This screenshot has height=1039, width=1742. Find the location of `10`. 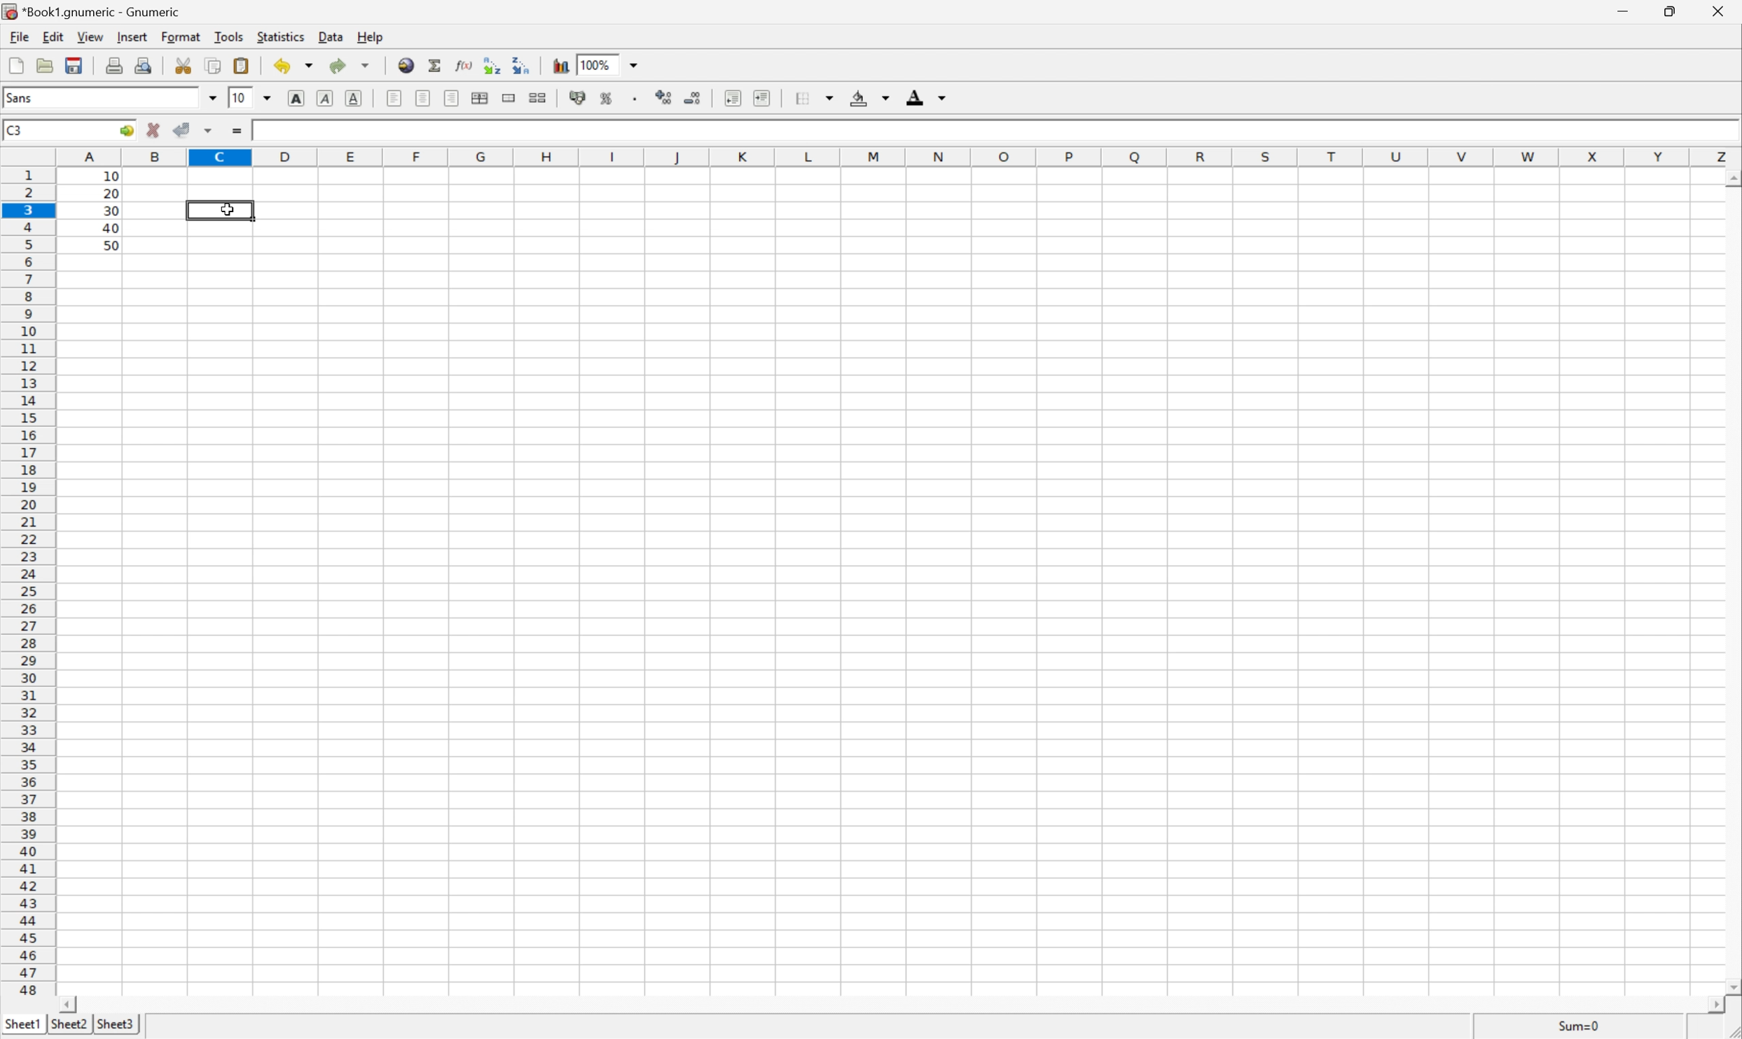

10 is located at coordinates (265, 132).